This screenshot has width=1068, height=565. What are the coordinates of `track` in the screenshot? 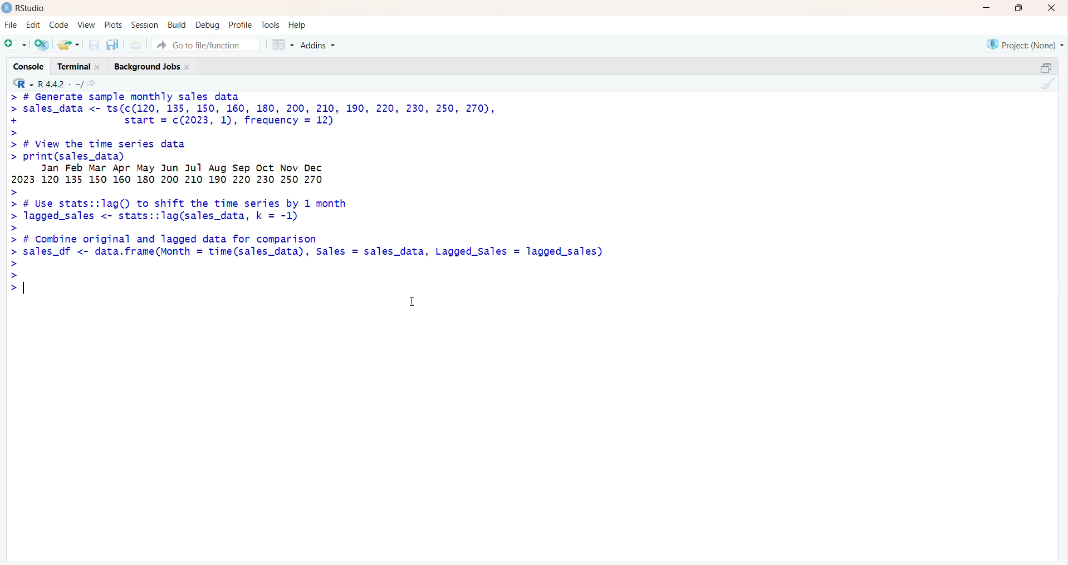 It's located at (271, 24).